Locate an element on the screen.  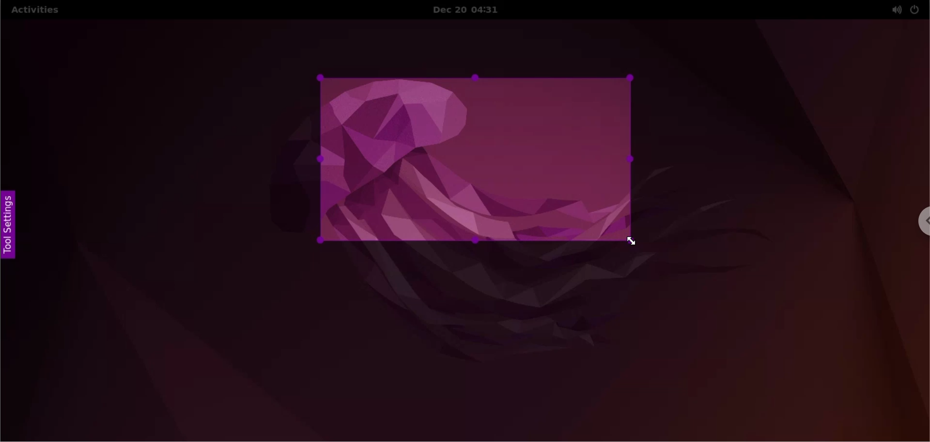
chrome options is located at coordinates (922, 221).